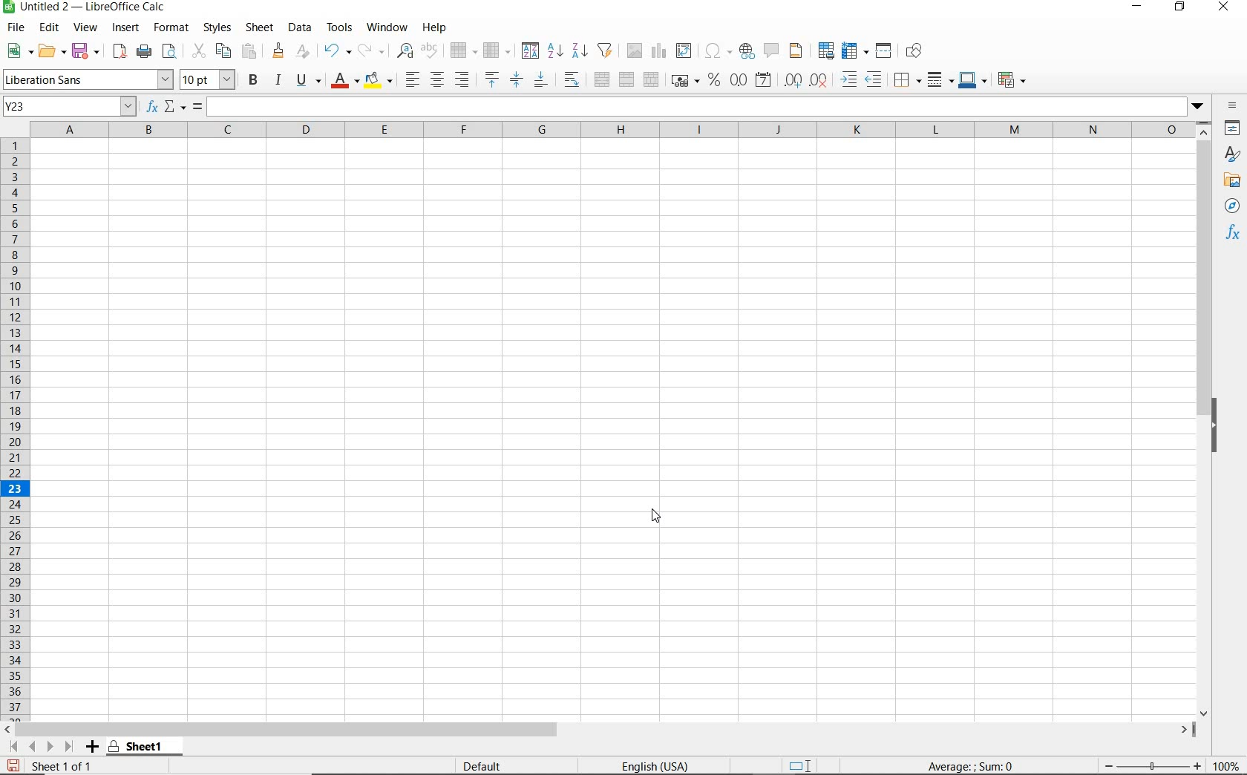 The image size is (1247, 775). I want to click on COPY, so click(223, 51).